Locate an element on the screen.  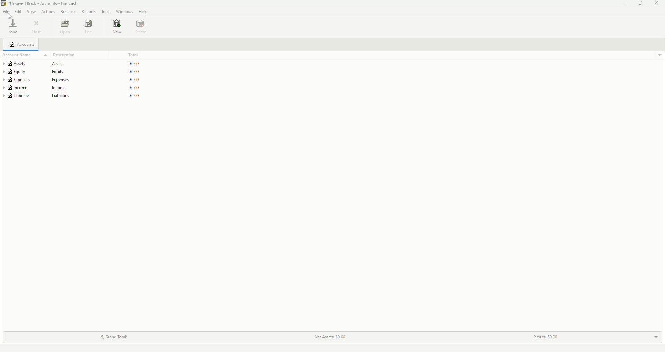
Help is located at coordinates (143, 12).